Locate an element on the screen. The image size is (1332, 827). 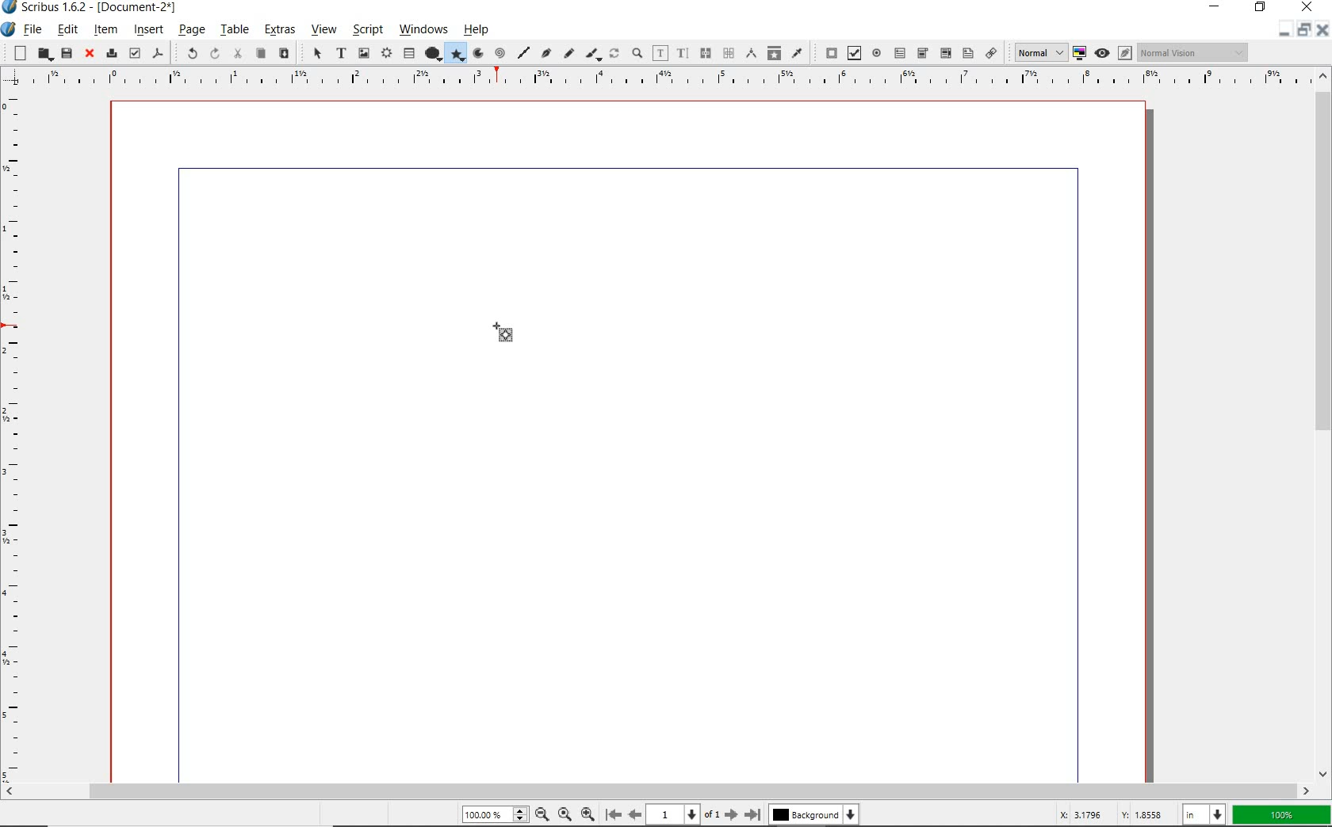
paste is located at coordinates (284, 54).